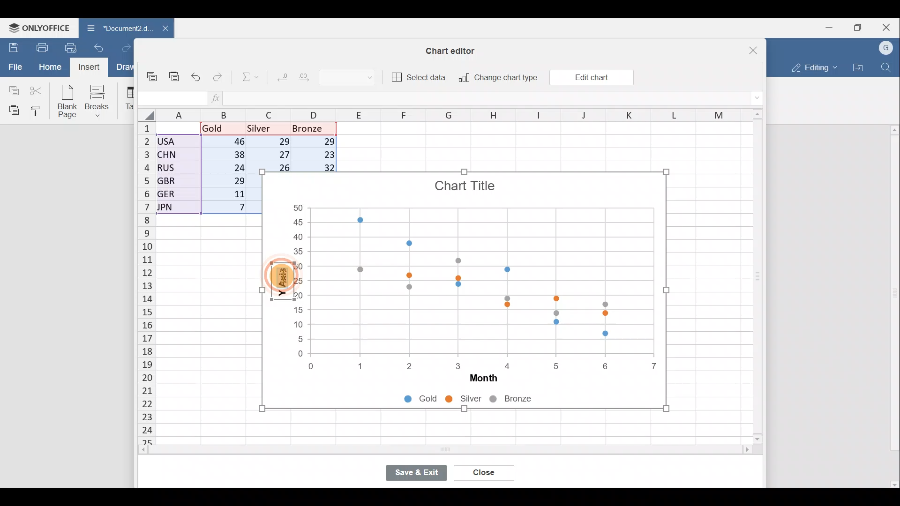  I want to click on Rows, so click(141, 284).